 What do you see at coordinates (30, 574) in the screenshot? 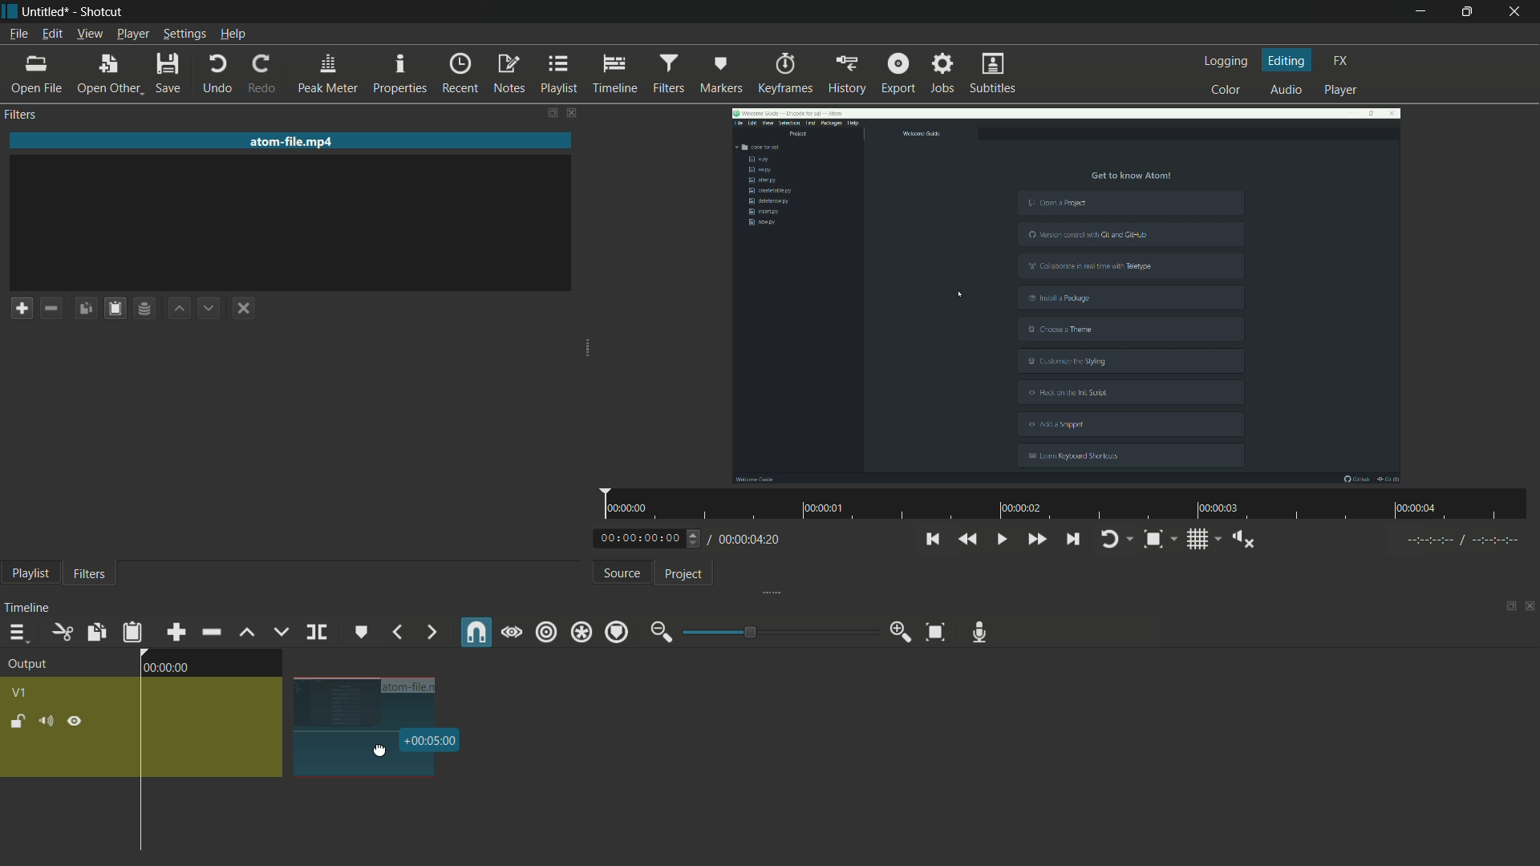
I see `playlist` at bounding box center [30, 574].